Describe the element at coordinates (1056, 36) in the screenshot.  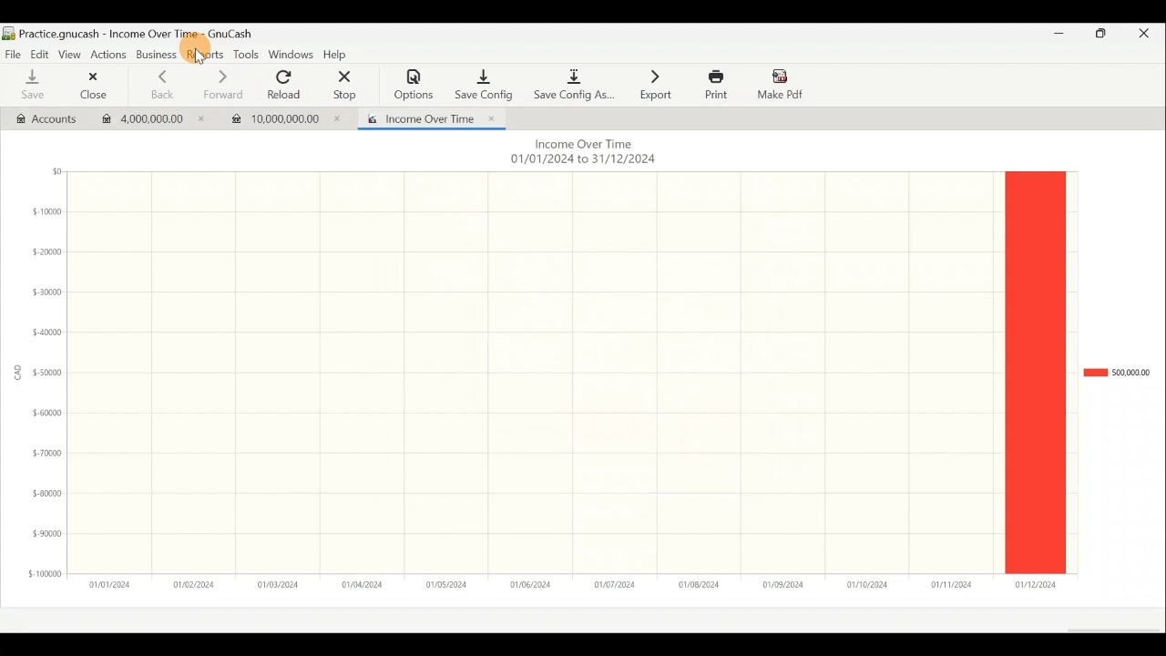
I see `Minimize` at that location.